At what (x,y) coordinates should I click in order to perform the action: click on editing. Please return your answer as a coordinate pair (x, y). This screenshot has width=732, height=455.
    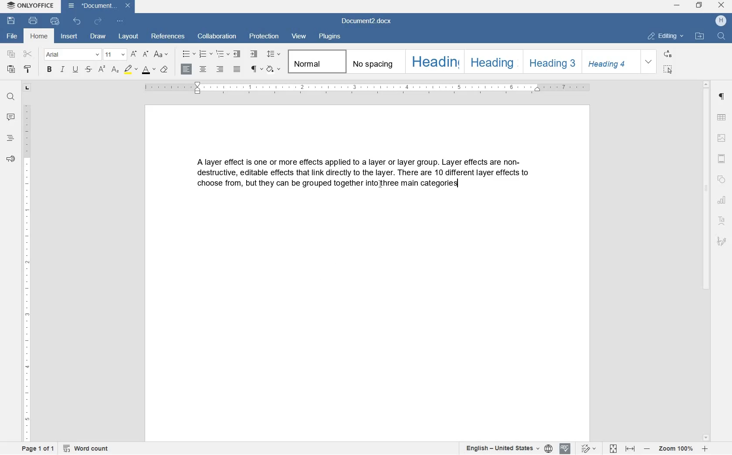
    Looking at the image, I should click on (667, 37).